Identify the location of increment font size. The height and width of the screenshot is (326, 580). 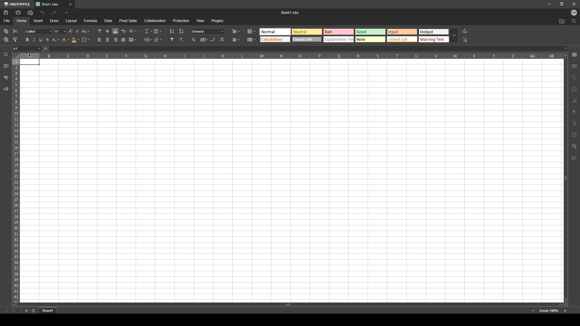
(70, 31).